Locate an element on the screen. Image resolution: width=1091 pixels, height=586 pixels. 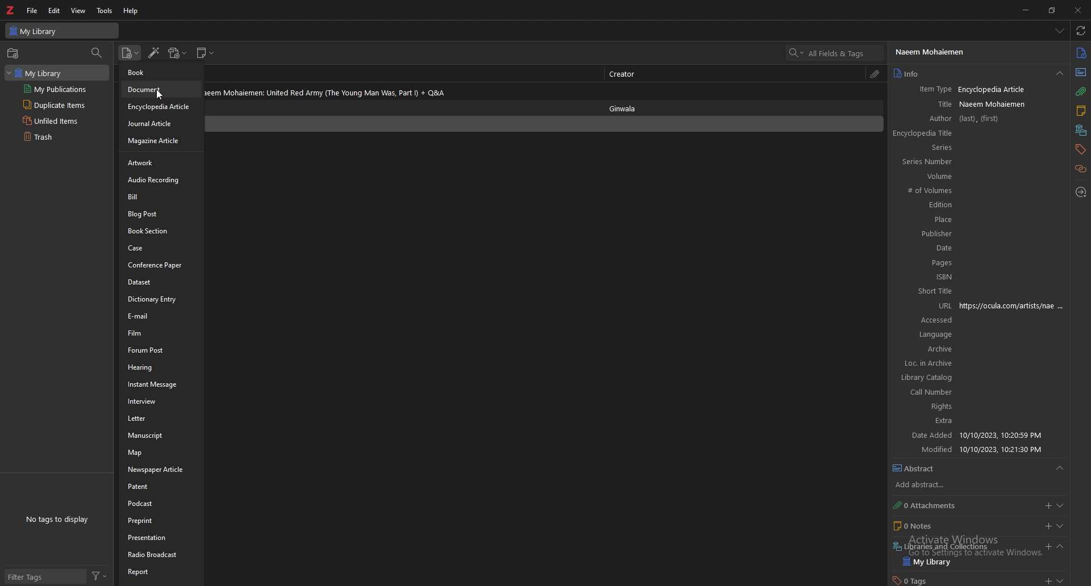
info is located at coordinates (969, 74).